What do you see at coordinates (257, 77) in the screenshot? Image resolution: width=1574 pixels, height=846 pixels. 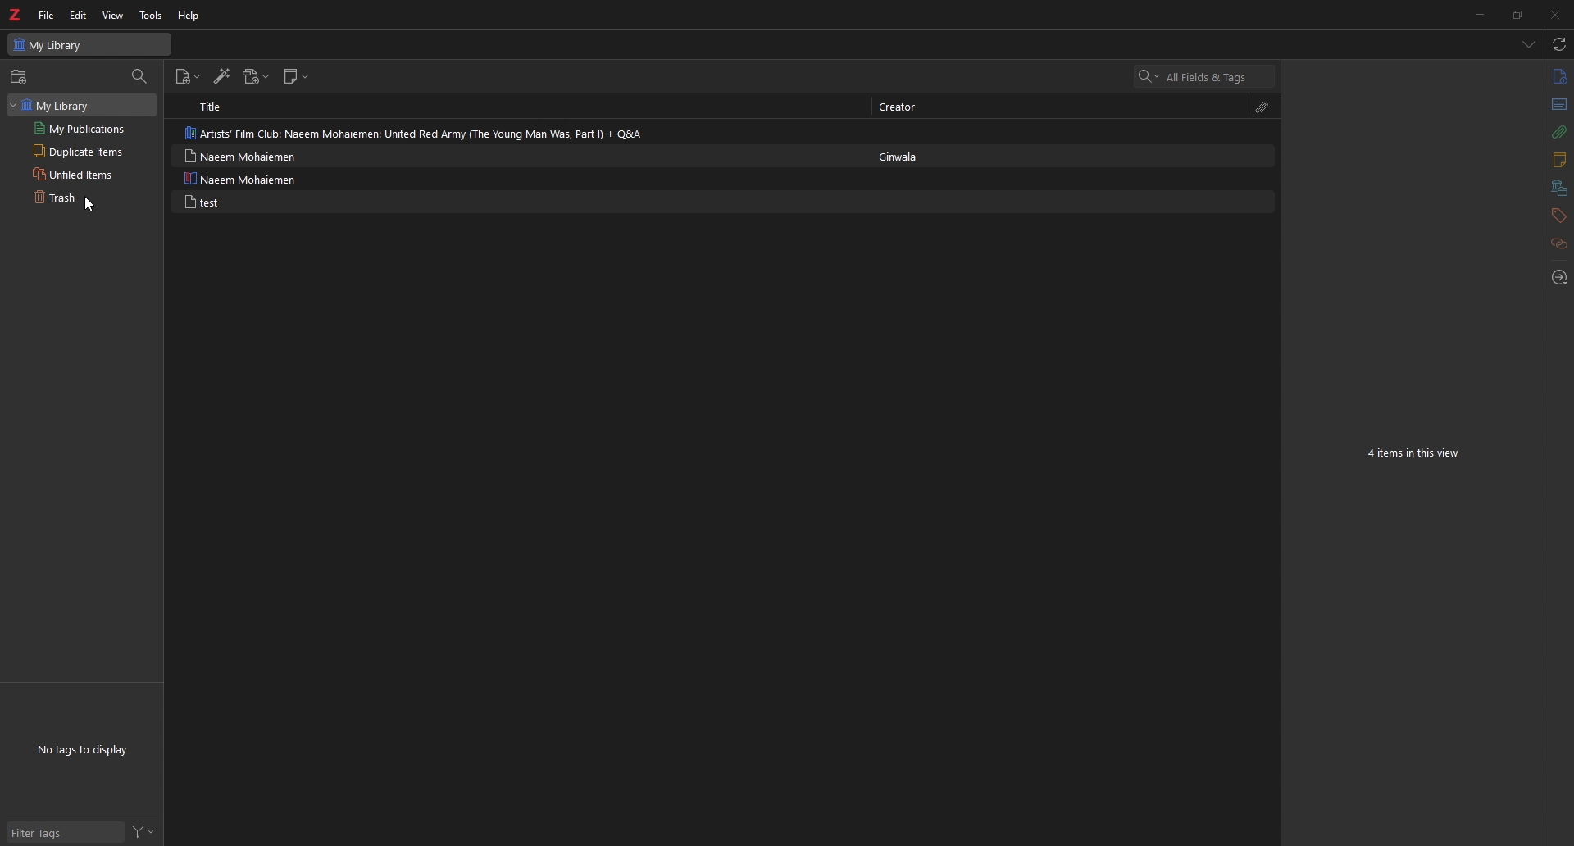 I see `add attachments` at bounding box center [257, 77].